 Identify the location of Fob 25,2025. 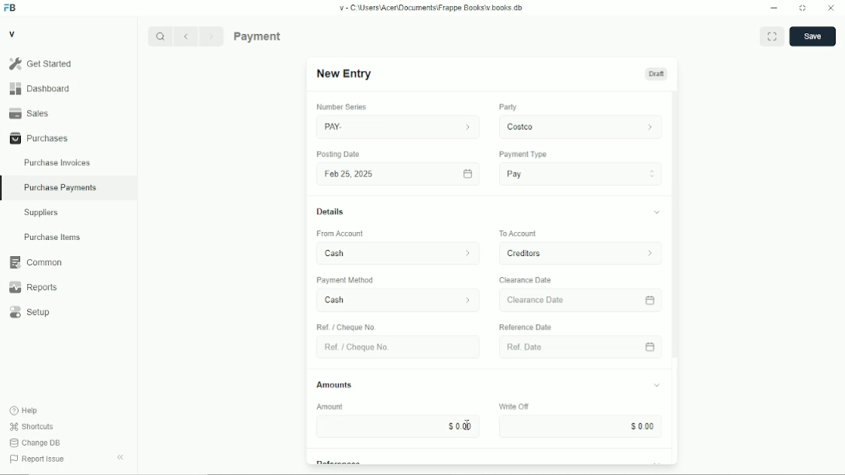
(395, 173).